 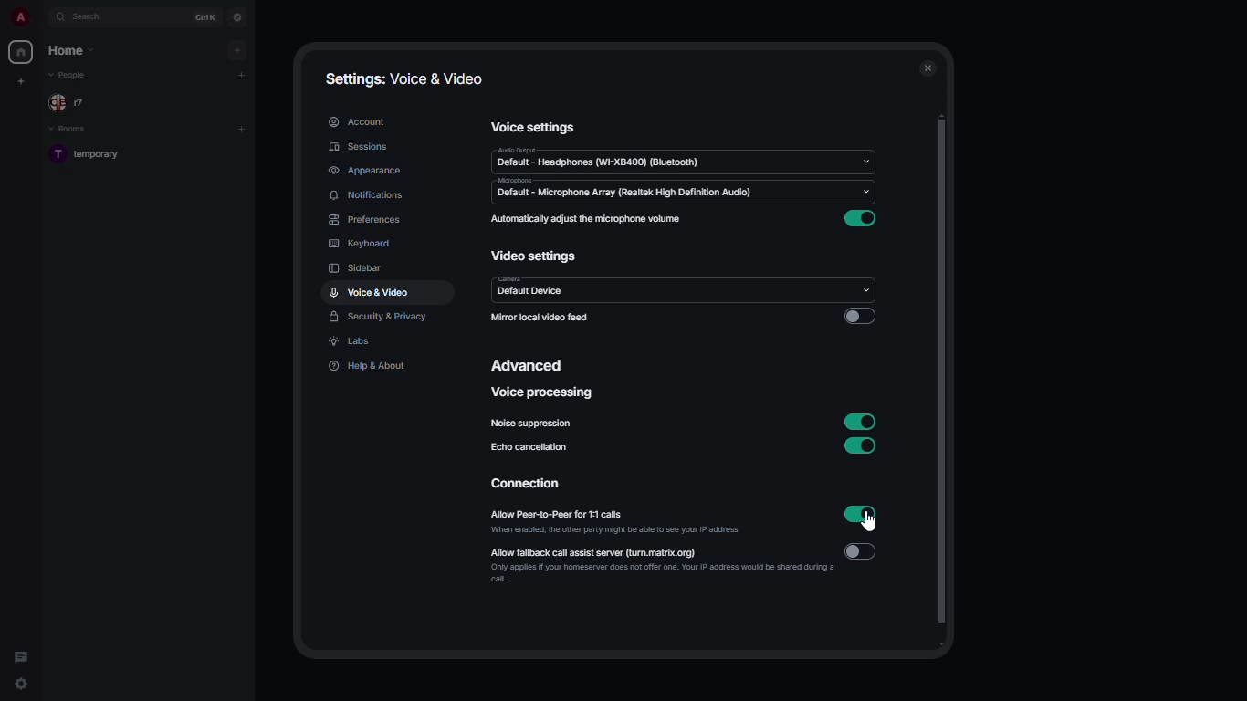 What do you see at coordinates (543, 318) in the screenshot?
I see `mirror local video feed` at bounding box center [543, 318].